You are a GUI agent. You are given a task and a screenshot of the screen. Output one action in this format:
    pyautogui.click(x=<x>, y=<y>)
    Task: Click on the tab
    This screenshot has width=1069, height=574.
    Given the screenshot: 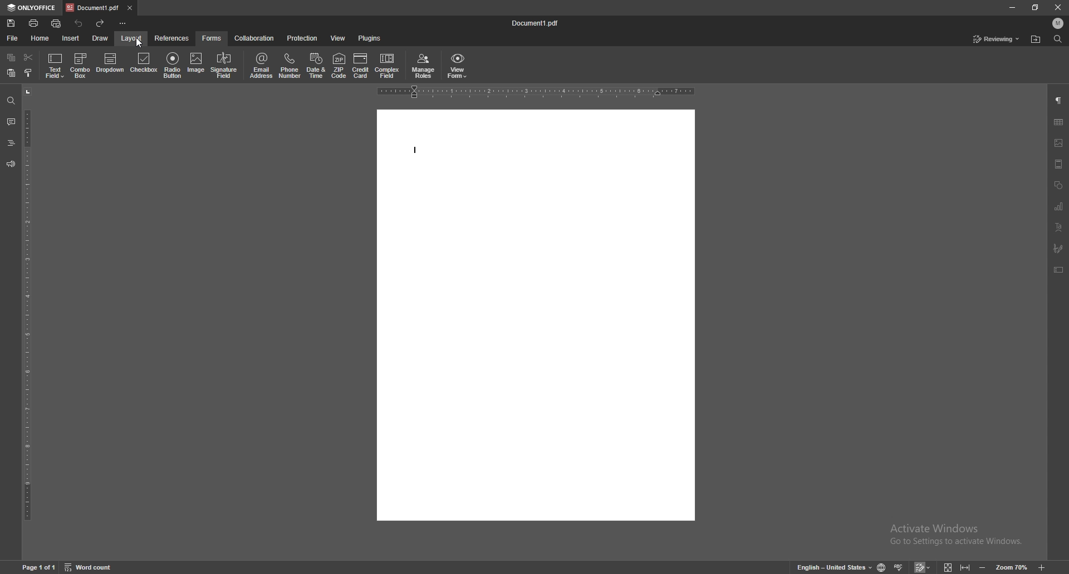 What is the action you would take?
    pyautogui.click(x=92, y=7)
    